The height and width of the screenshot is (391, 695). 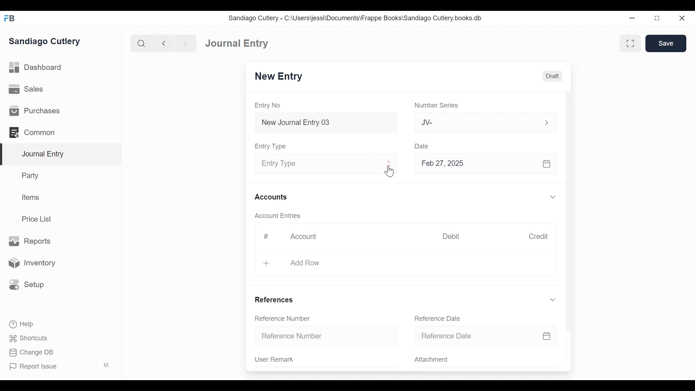 I want to click on Vertical Scroll bar, so click(x=569, y=210).